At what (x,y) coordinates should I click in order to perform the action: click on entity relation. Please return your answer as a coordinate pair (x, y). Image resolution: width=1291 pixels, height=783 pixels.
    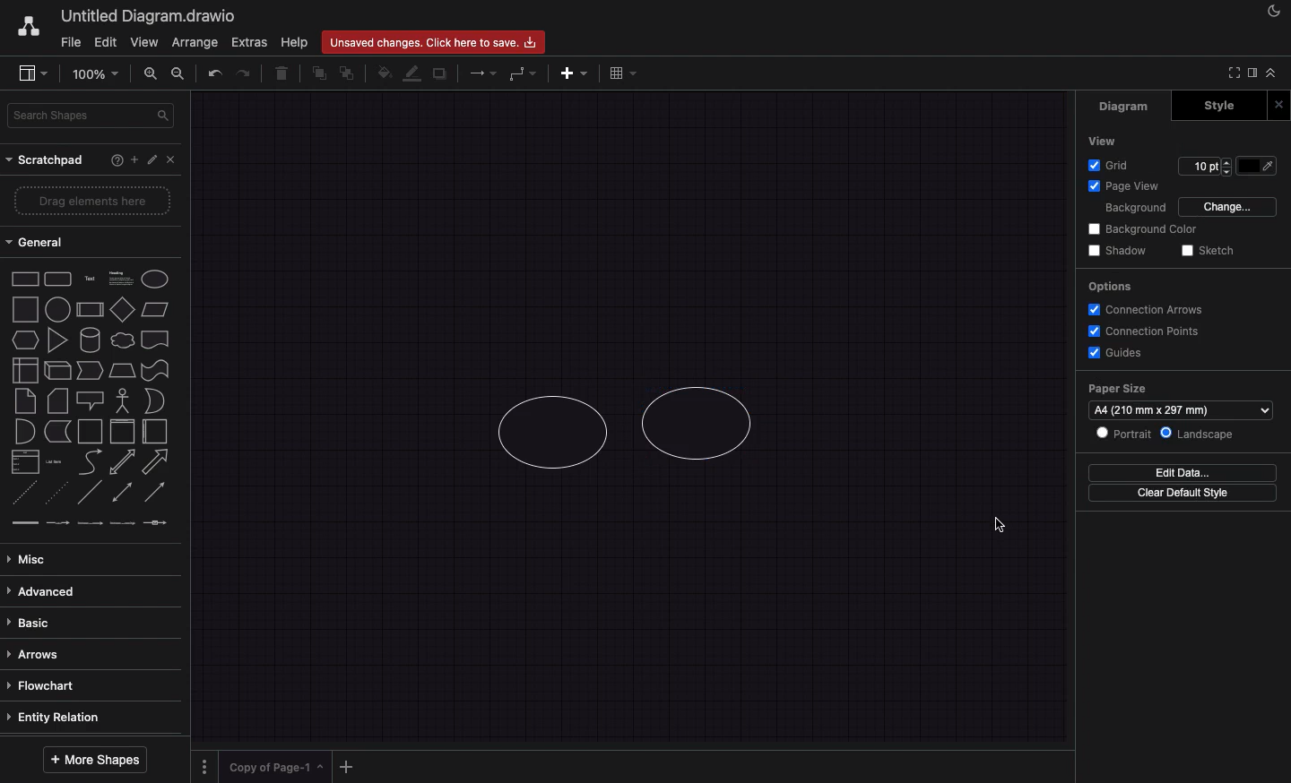
    Looking at the image, I should click on (88, 716).